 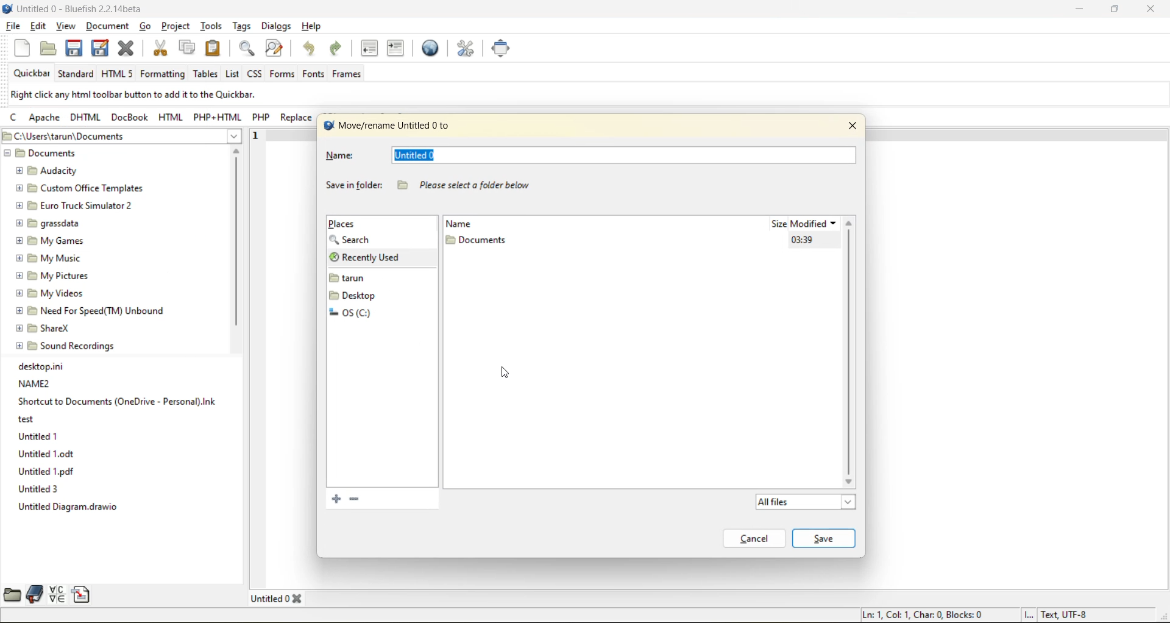 What do you see at coordinates (851, 128) in the screenshot?
I see `close` at bounding box center [851, 128].